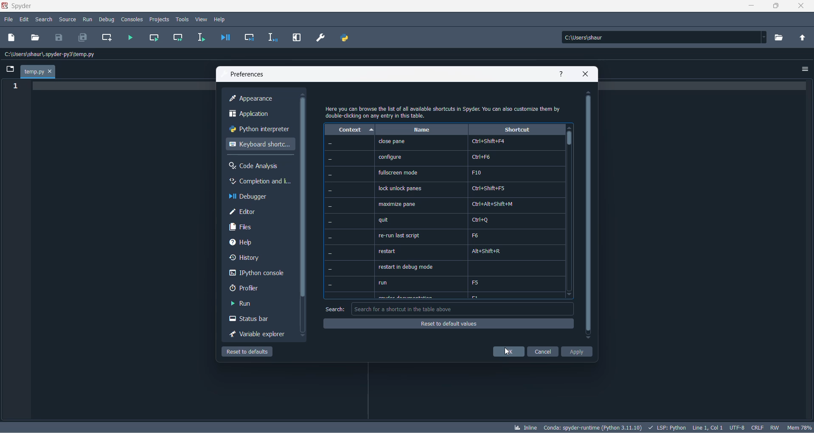 This screenshot has height=433, width=814. I want to click on keyboard shortcut, so click(259, 145).